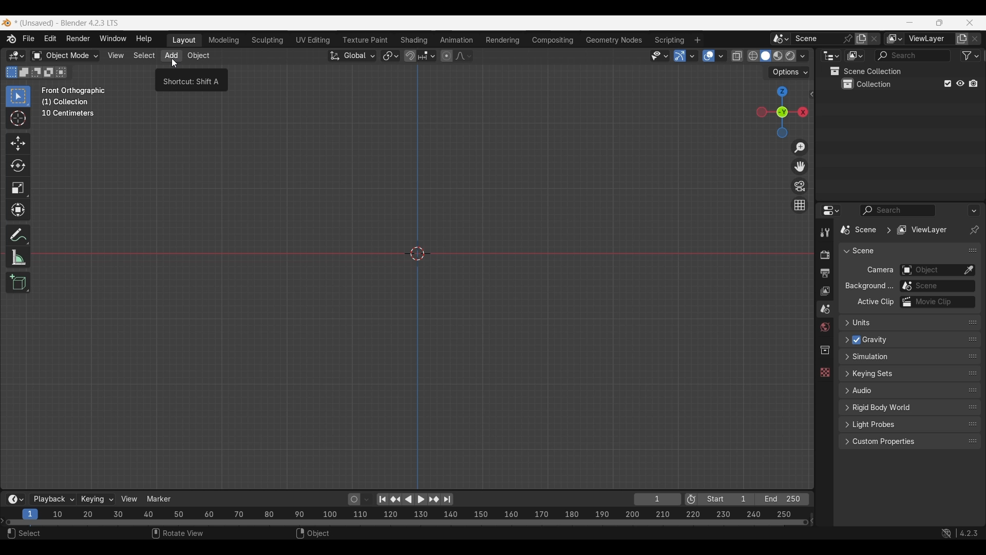 This screenshot has width=986, height=555. I want to click on Medeling workspace, so click(224, 41).